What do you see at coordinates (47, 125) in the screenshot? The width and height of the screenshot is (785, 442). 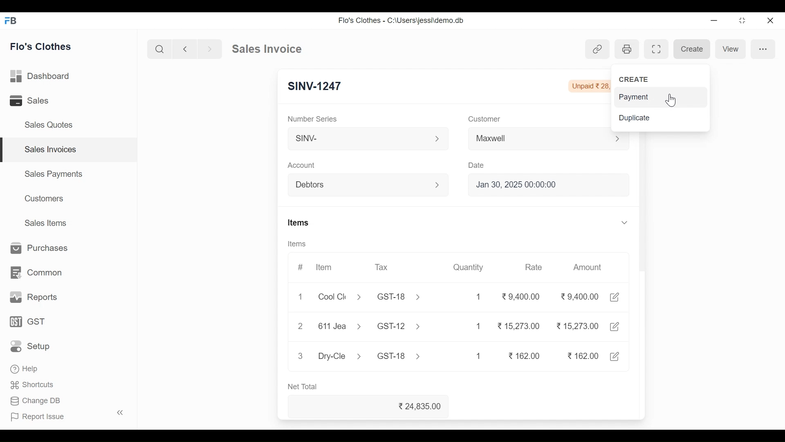 I see `Sales Quotes` at bounding box center [47, 125].